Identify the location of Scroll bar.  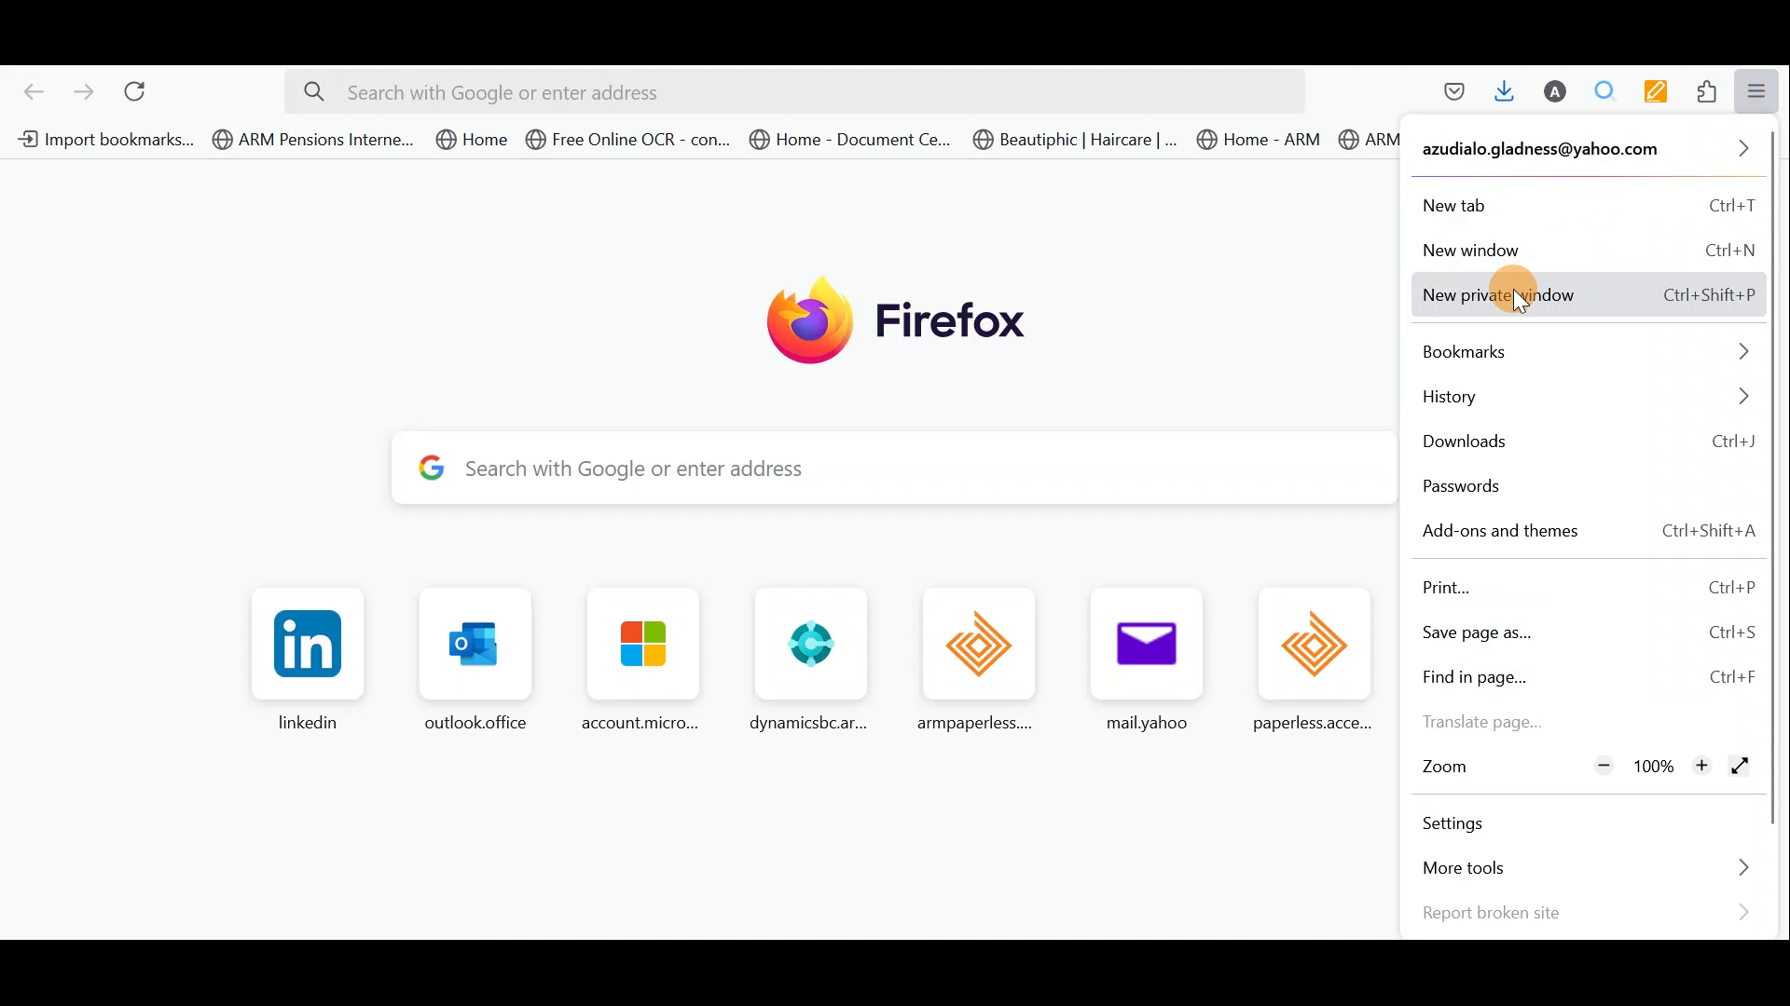
(1774, 483).